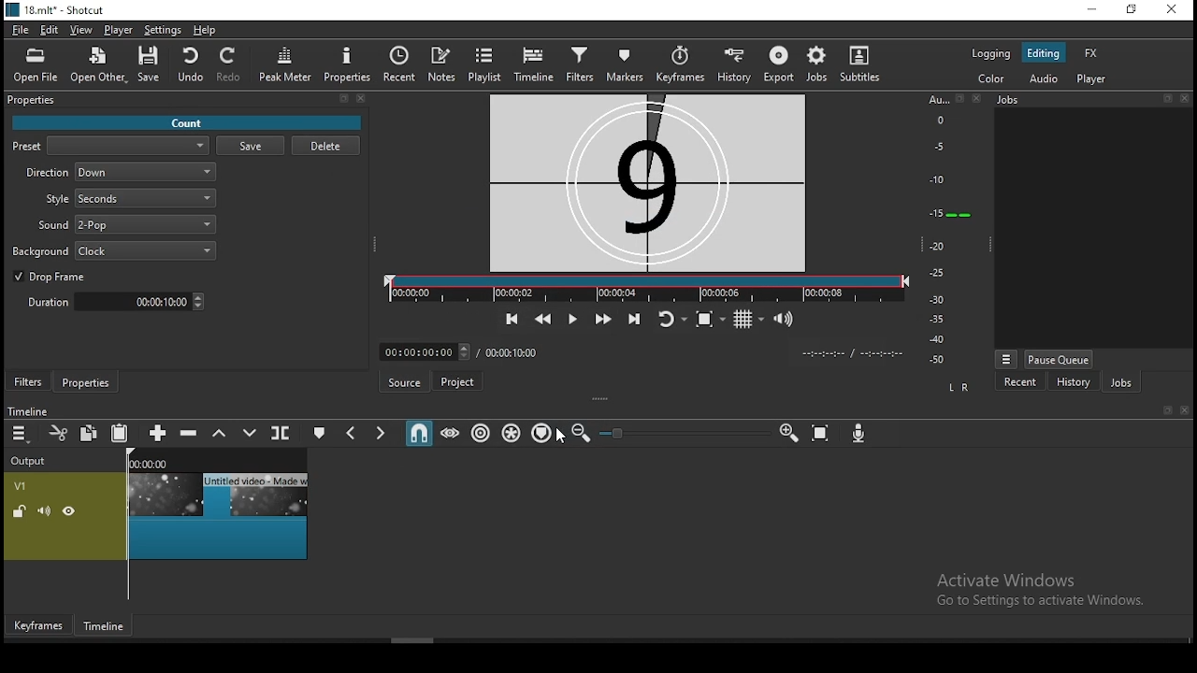 The height and width of the screenshot is (673, 1197). Describe the element at coordinates (512, 319) in the screenshot. I see `skip to previous point` at that location.